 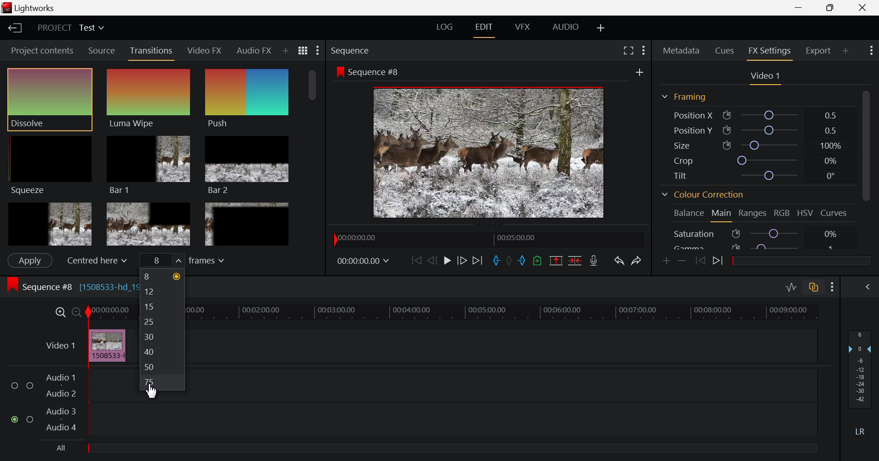 What do you see at coordinates (491, 152) in the screenshot?
I see `Sequence Preview Screen` at bounding box center [491, 152].